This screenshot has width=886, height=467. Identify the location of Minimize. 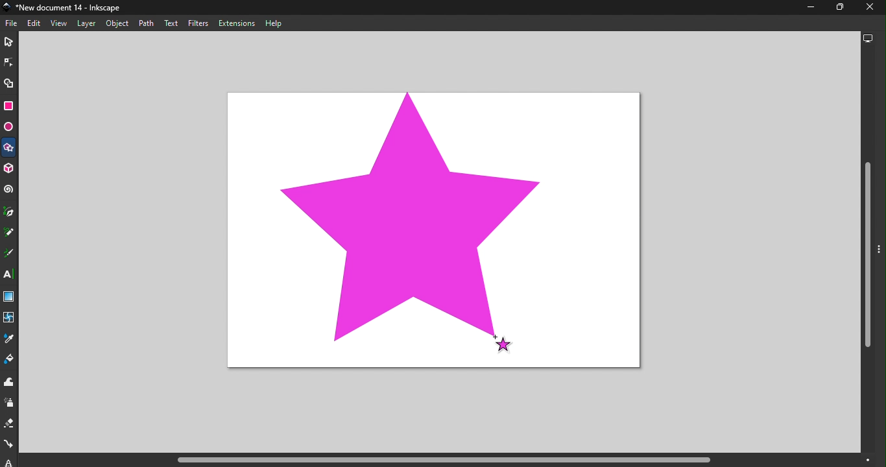
(808, 10).